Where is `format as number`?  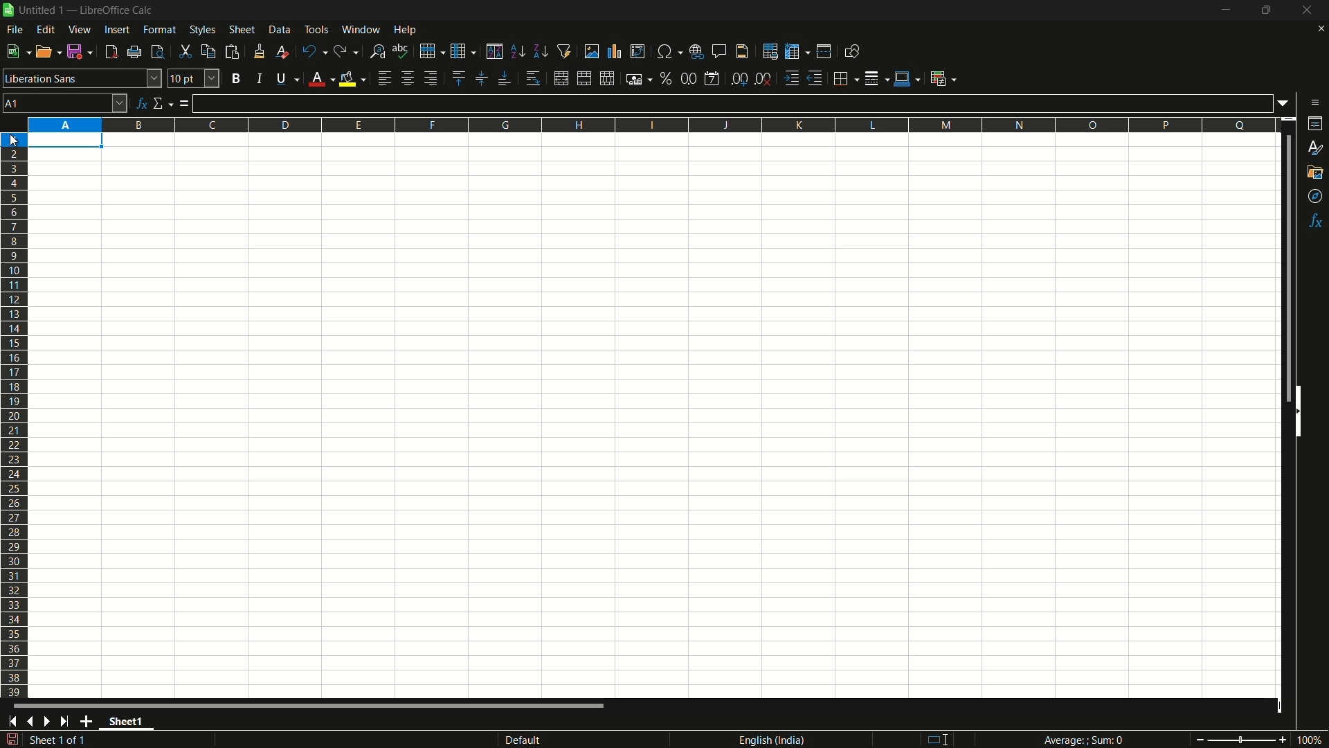
format as number is located at coordinates (688, 78).